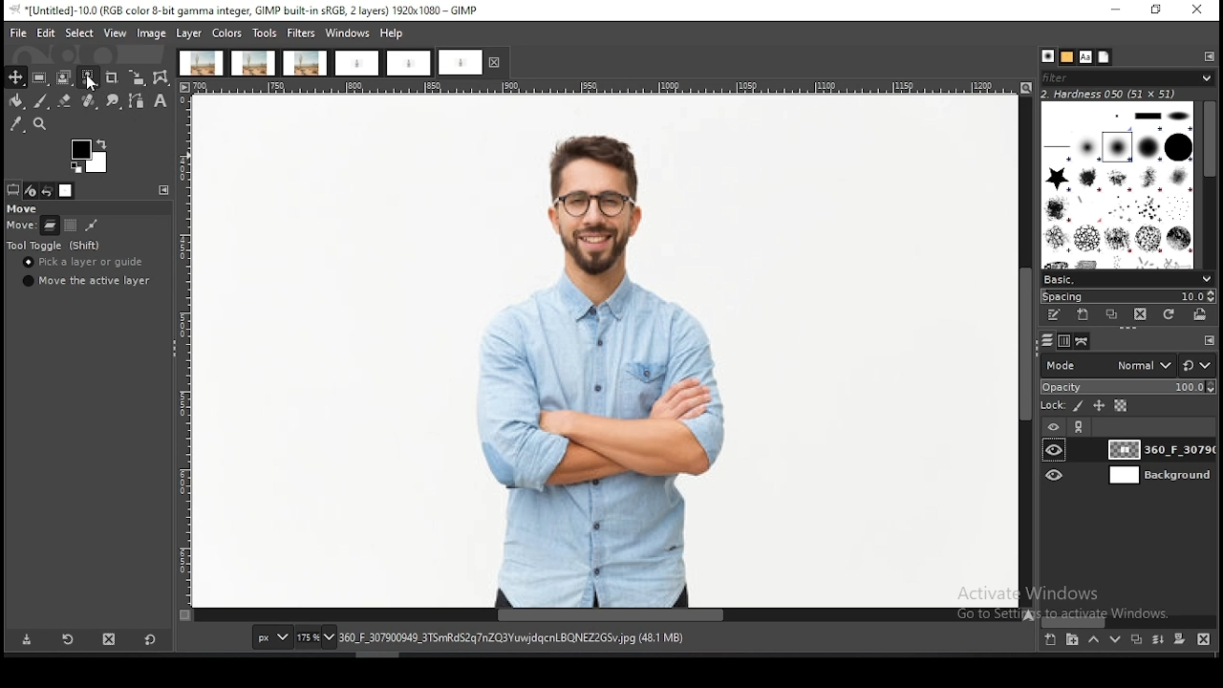 Image resolution: width=1223 pixels, height=688 pixels. What do you see at coordinates (1066, 341) in the screenshot?
I see `channels` at bounding box center [1066, 341].